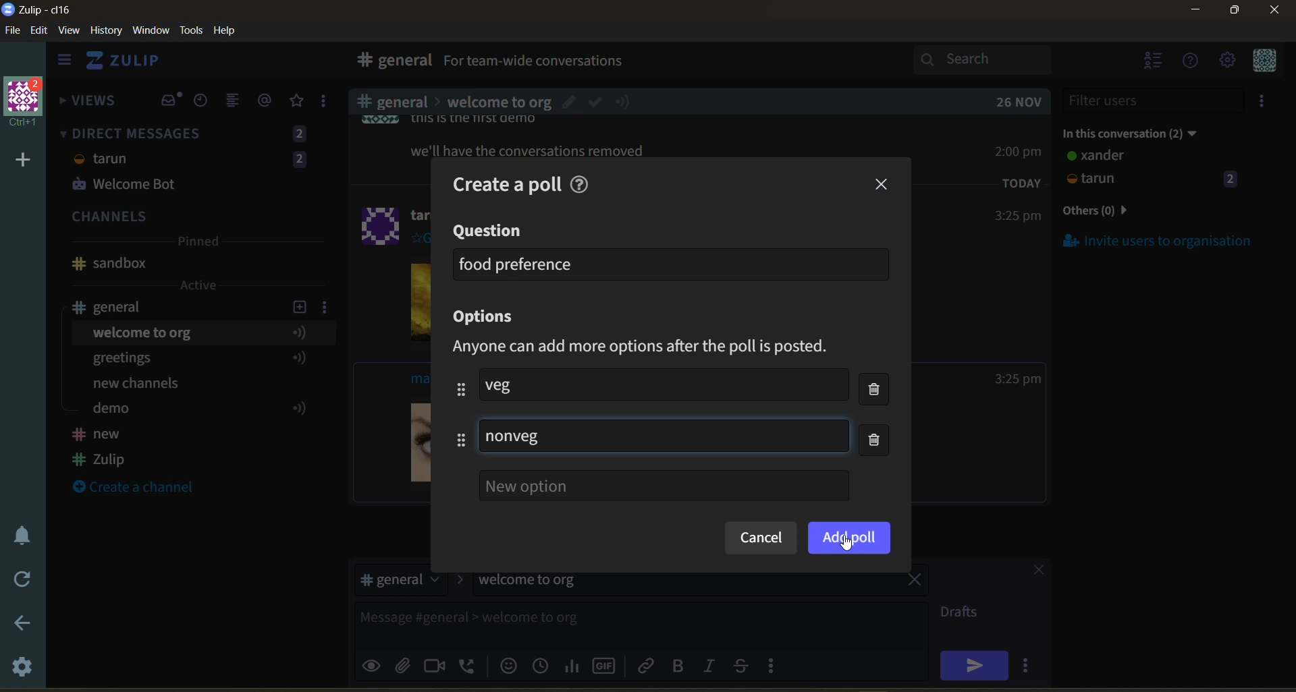  Describe the element at coordinates (974, 665) in the screenshot. I see `send` at that location.